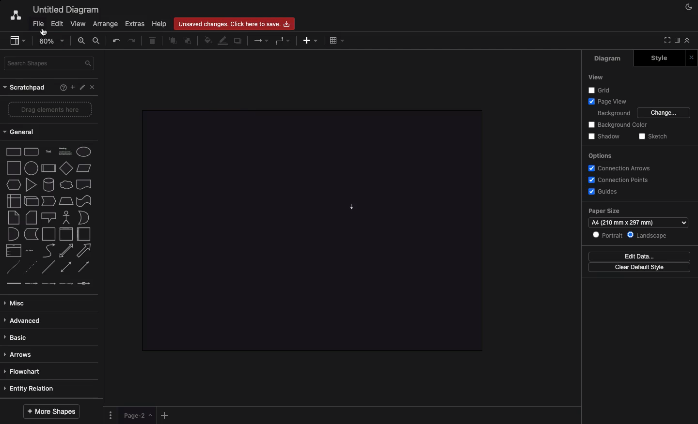  Describe the element at coordinates (82, 41) in the screenshot. I see `Zoom in` at that location.